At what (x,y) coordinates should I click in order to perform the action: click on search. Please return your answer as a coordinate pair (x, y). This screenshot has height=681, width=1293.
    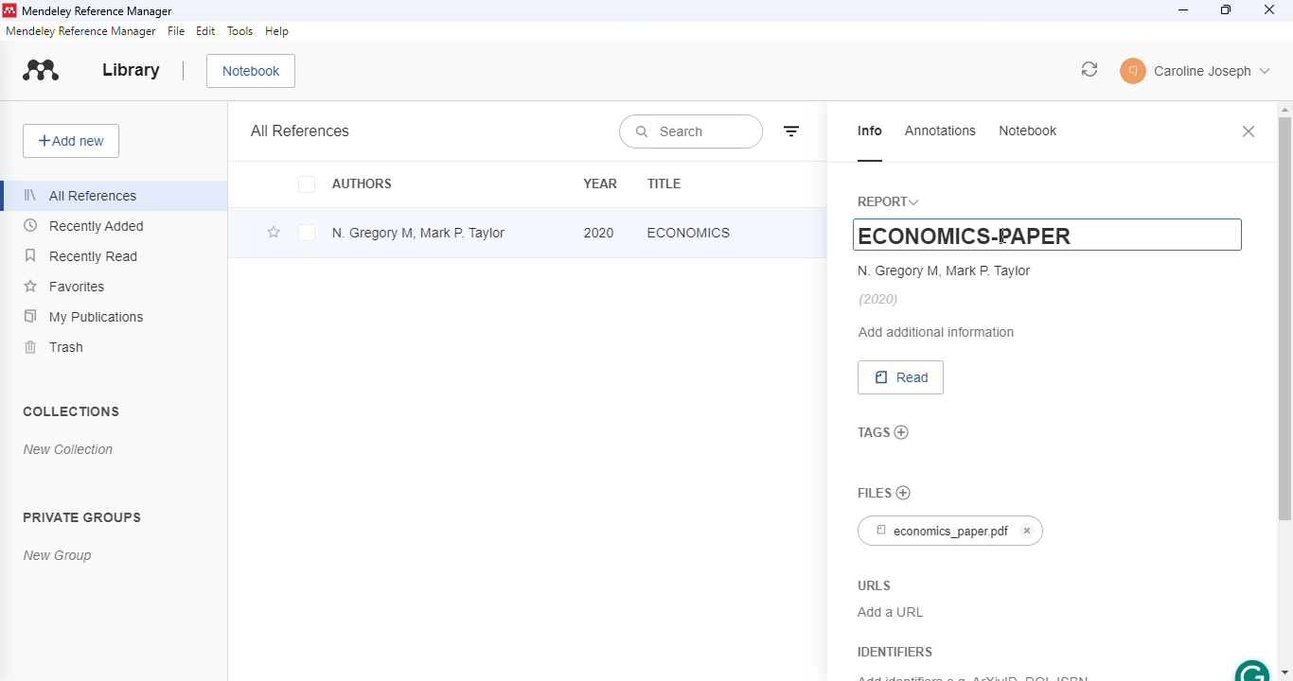
    Looking at the image, I should click on (690, 131).